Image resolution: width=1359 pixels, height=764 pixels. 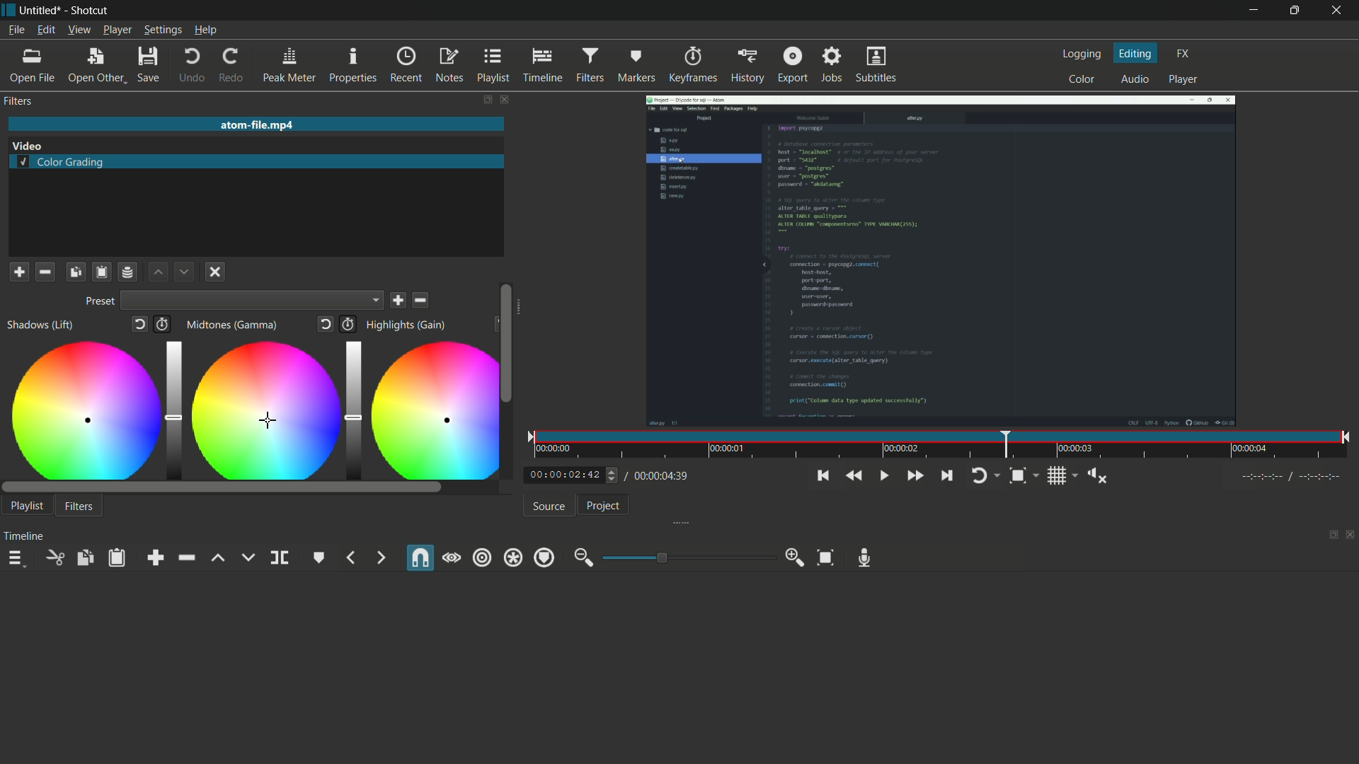 What do you see at coordinates (96, 67) in the screenshot?
I see `open other` at bounding box center [96, 67].